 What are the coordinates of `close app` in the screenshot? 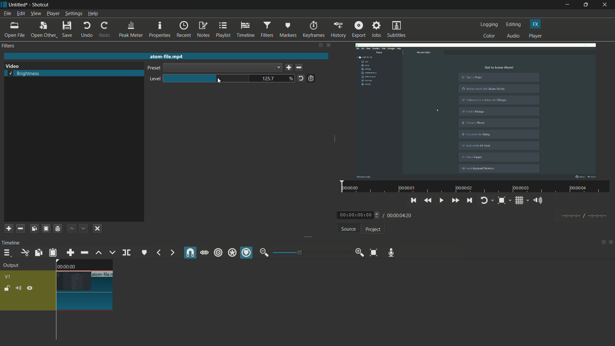 It's located at (606, 5).